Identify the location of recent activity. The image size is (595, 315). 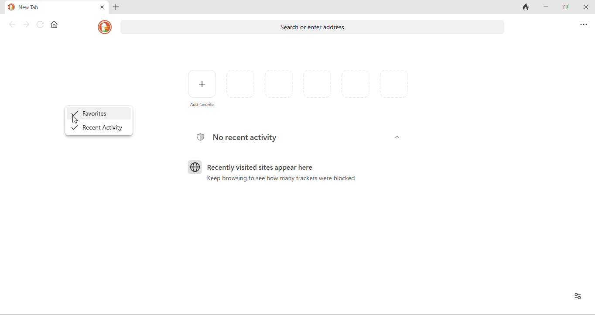
(104, 129).